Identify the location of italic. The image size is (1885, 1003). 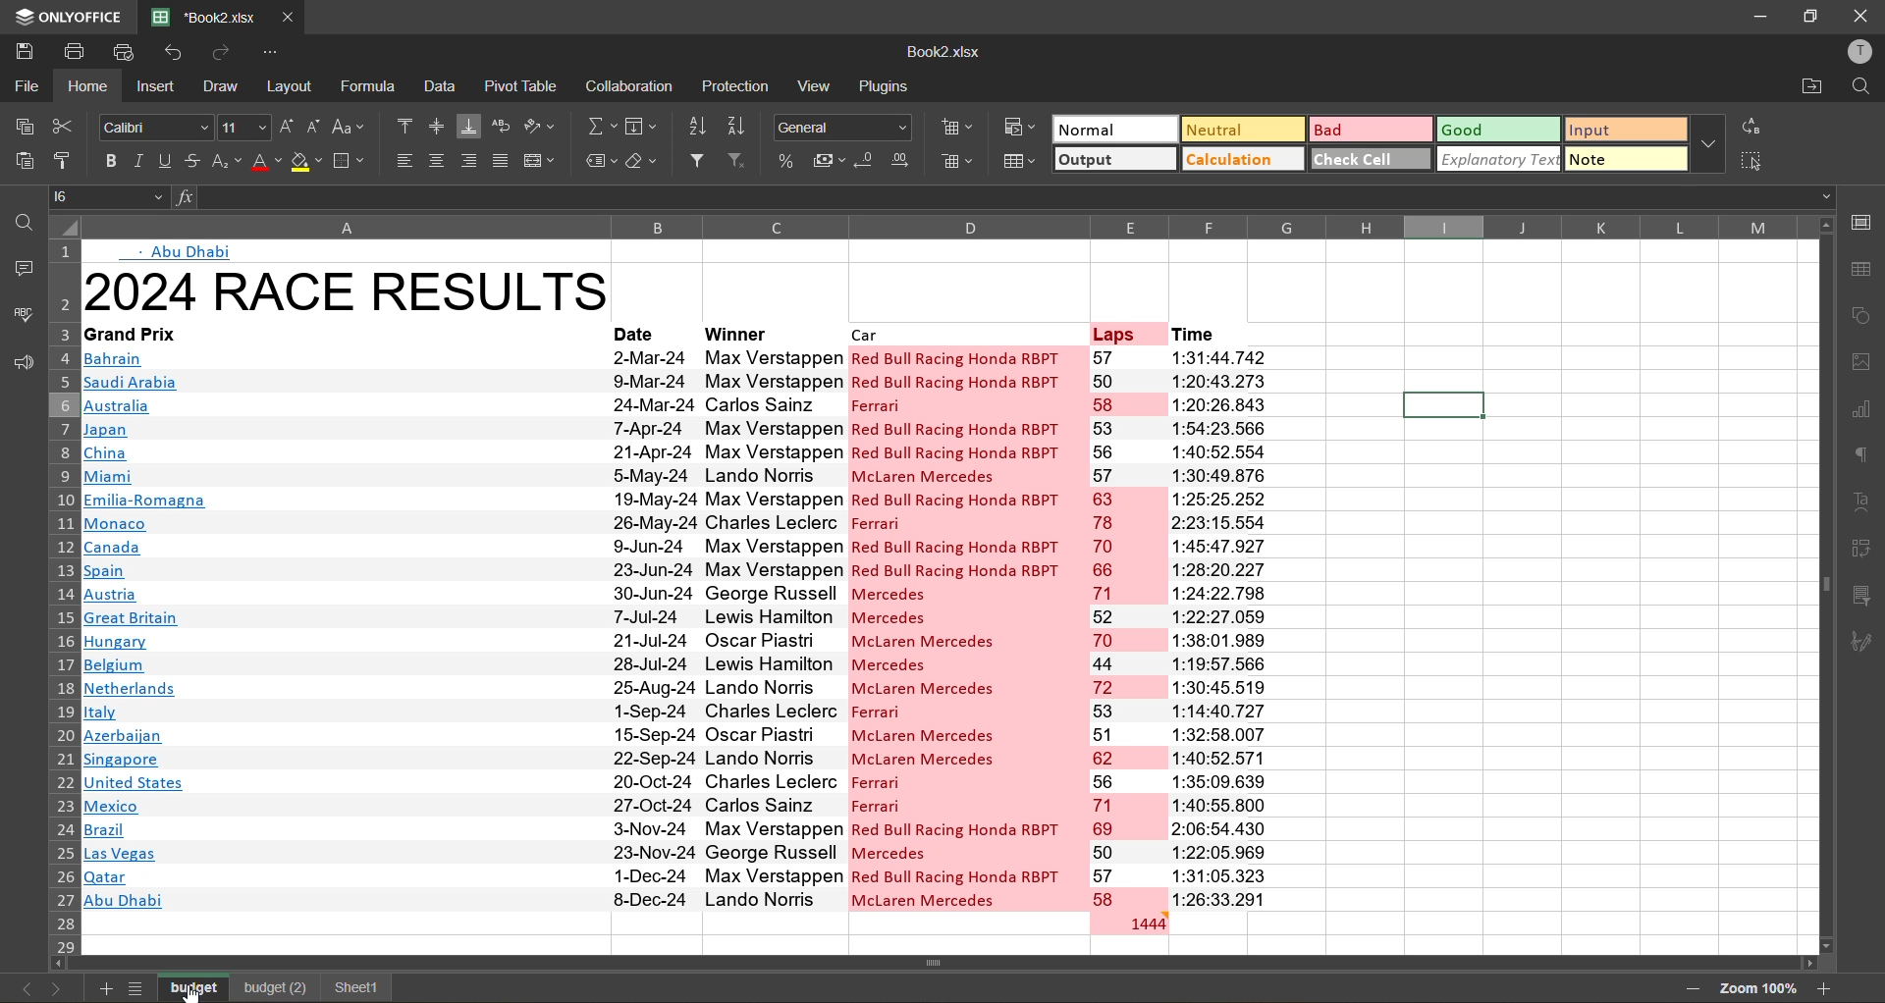
(137, 162).